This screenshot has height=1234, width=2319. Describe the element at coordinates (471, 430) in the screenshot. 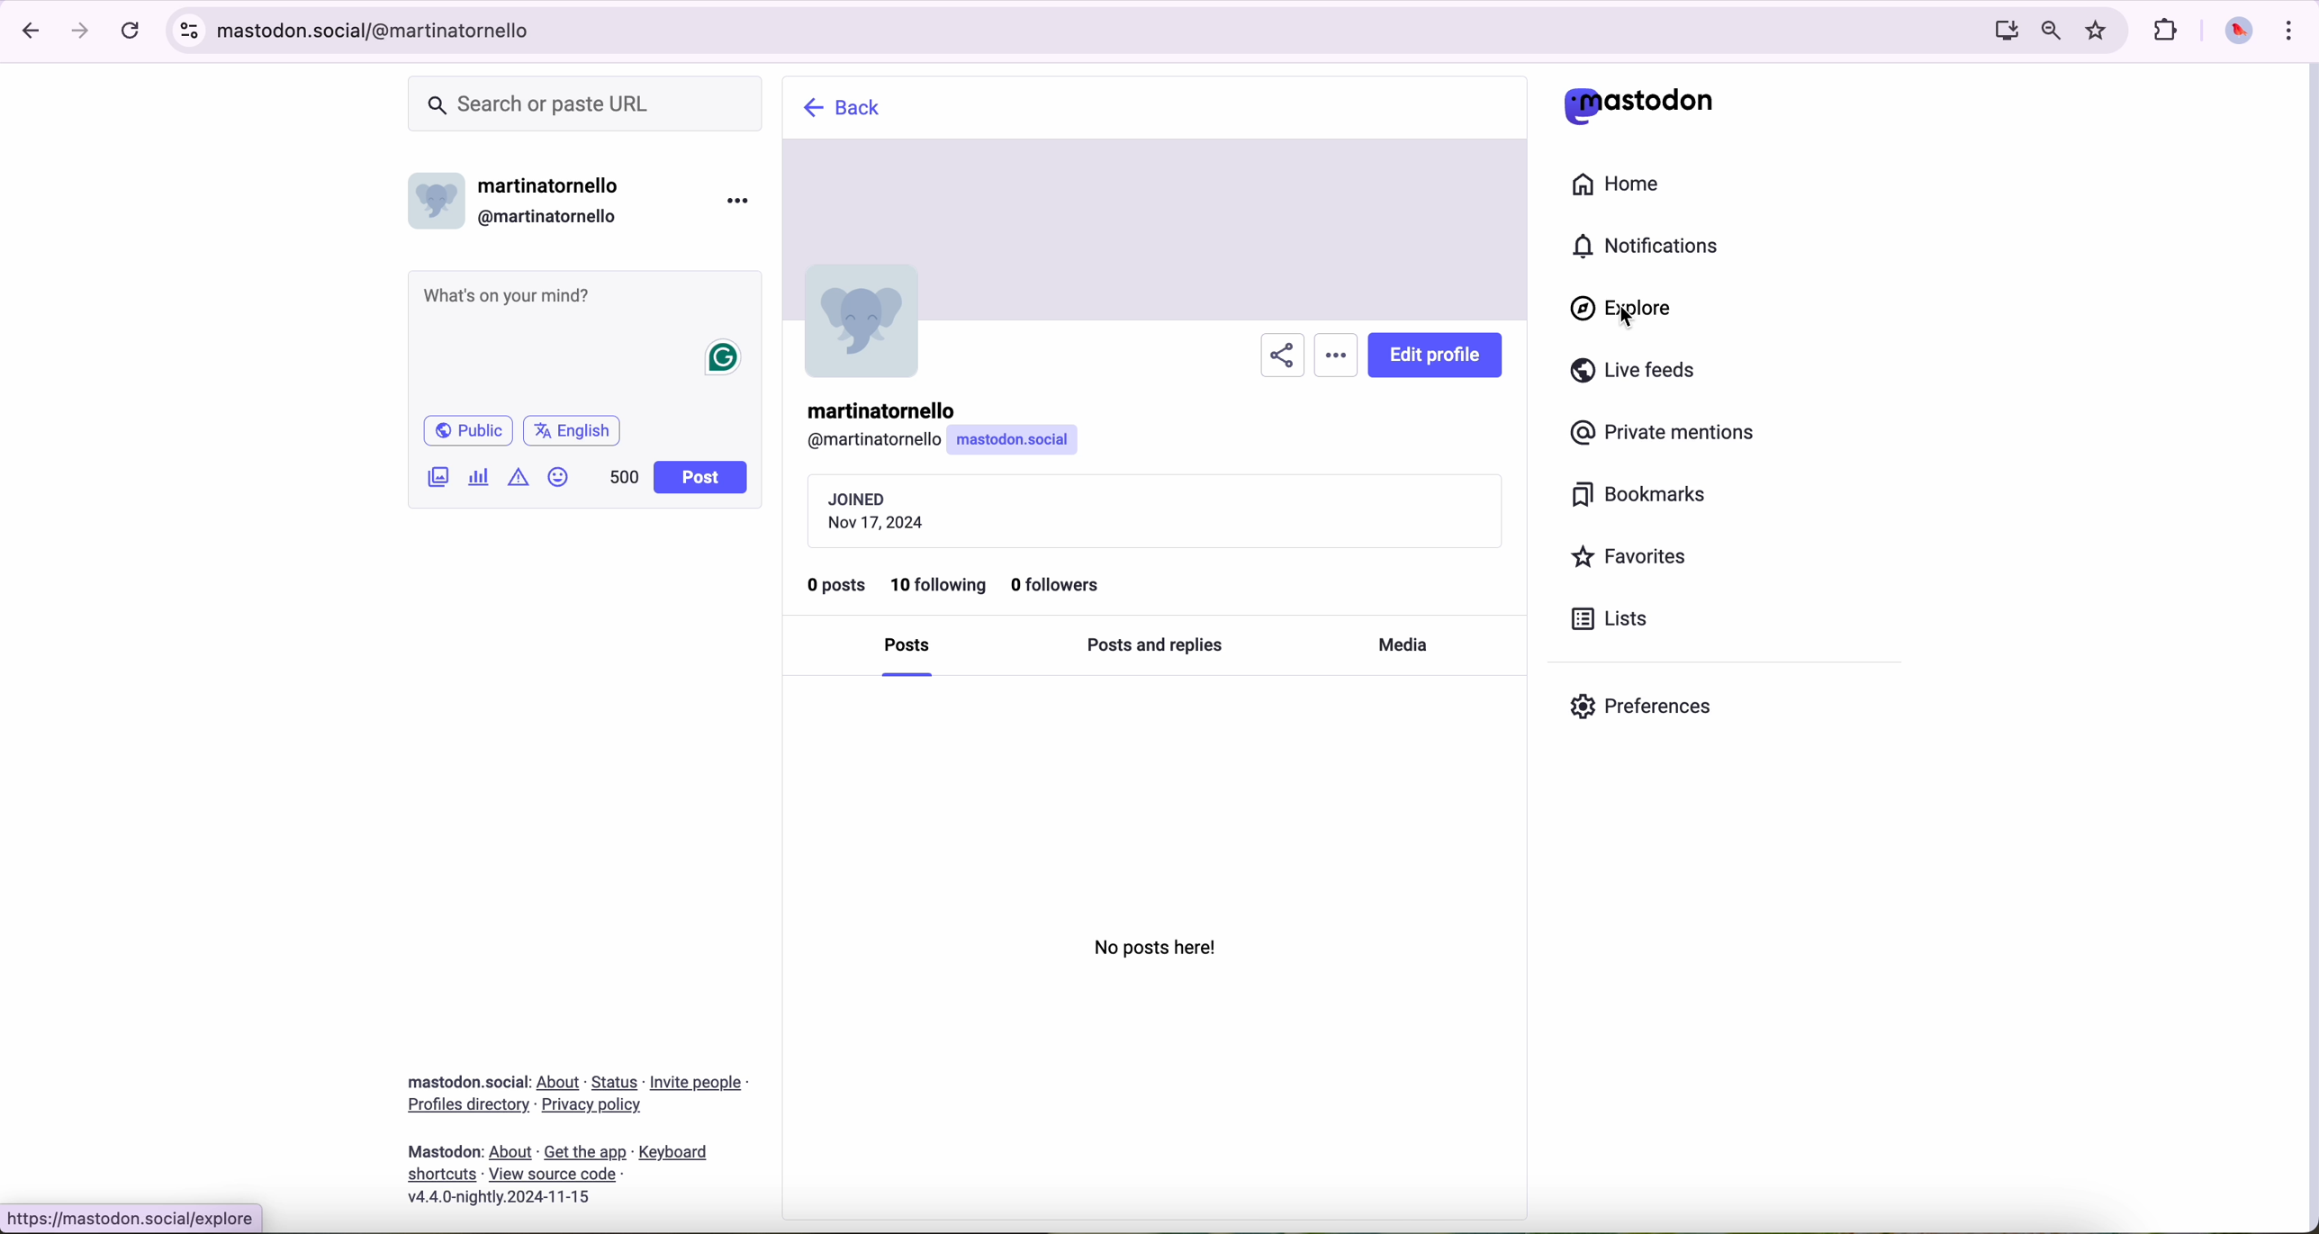

I see `public` at that location.